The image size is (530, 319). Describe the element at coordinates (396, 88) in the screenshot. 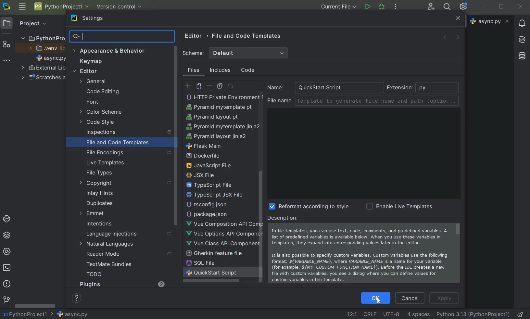

I see `extension` at that location.